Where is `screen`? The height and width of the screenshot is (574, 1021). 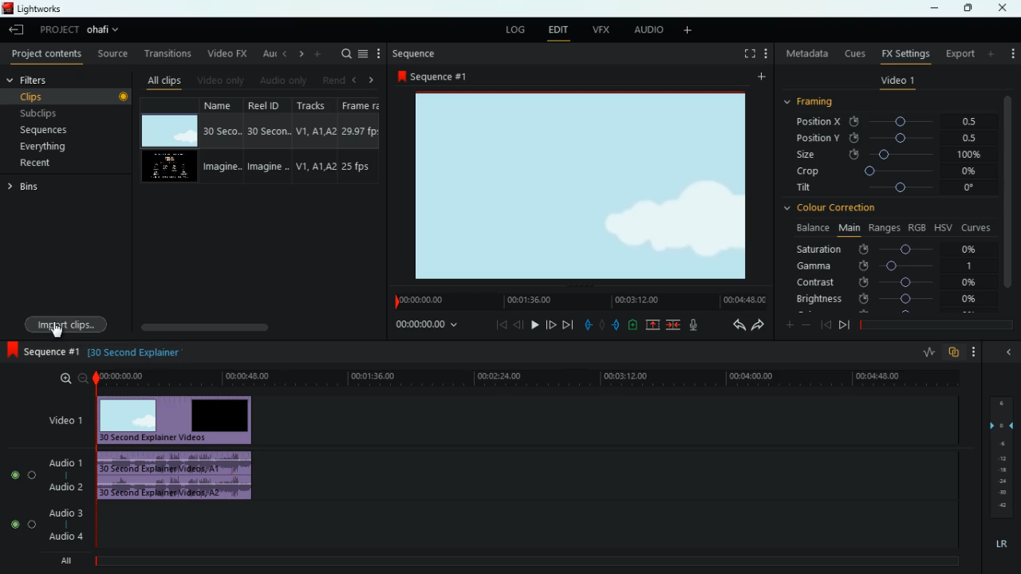
screen is located at coordinates (746, 53).